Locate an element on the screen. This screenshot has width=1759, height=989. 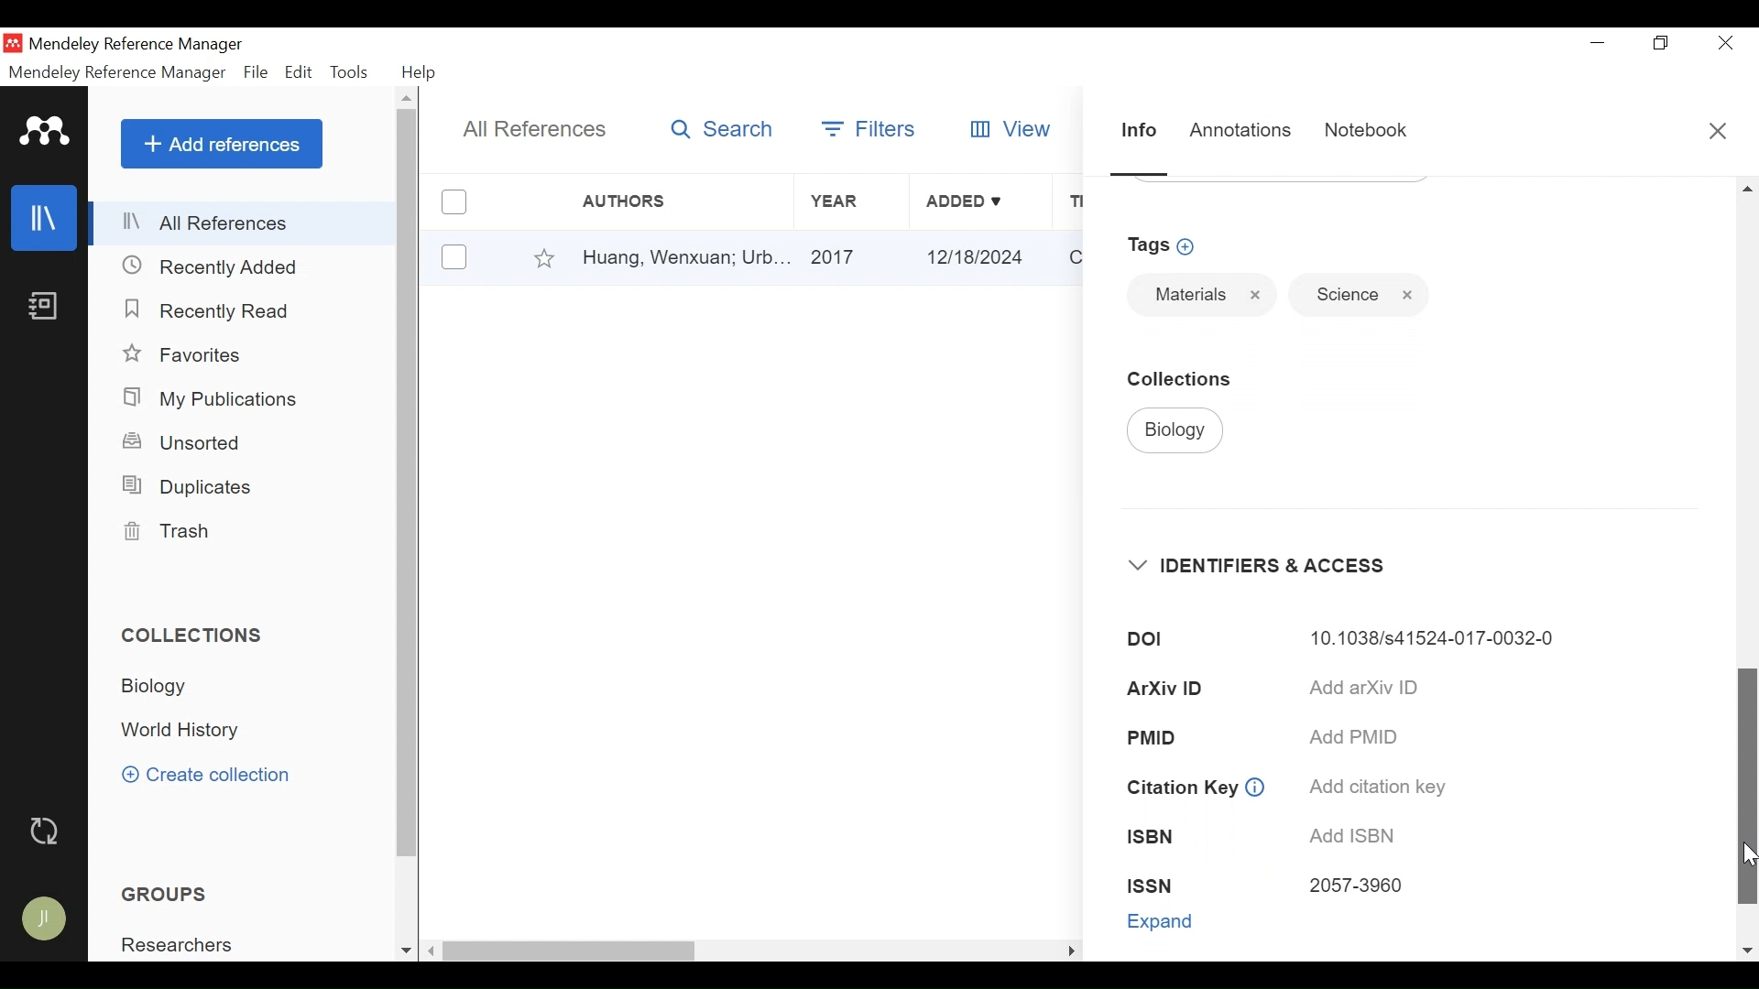
Add ISBN is located at coordinates (1357, 837).